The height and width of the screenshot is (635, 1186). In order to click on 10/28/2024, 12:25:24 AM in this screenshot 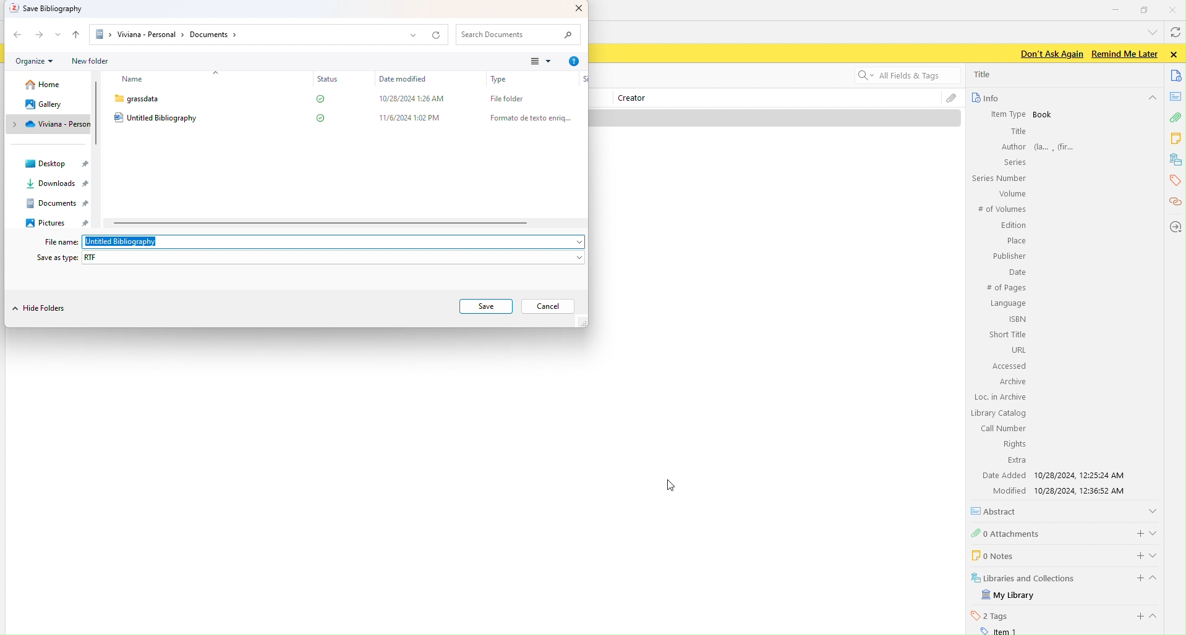, I will do `click(1083, 475)`.